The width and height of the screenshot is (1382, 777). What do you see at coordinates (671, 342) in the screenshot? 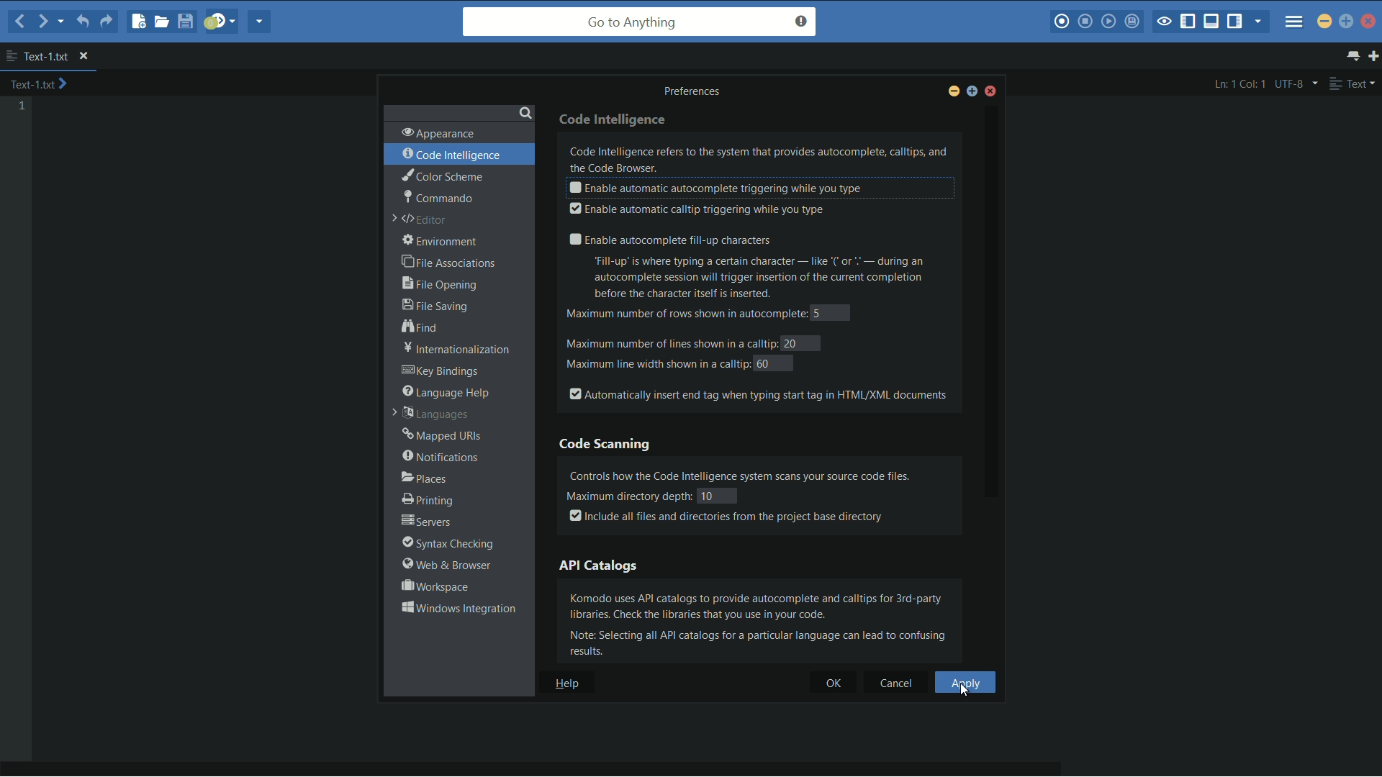
I see `maximum number of lines shown in a calltip:` at bounding box center [671, 342].